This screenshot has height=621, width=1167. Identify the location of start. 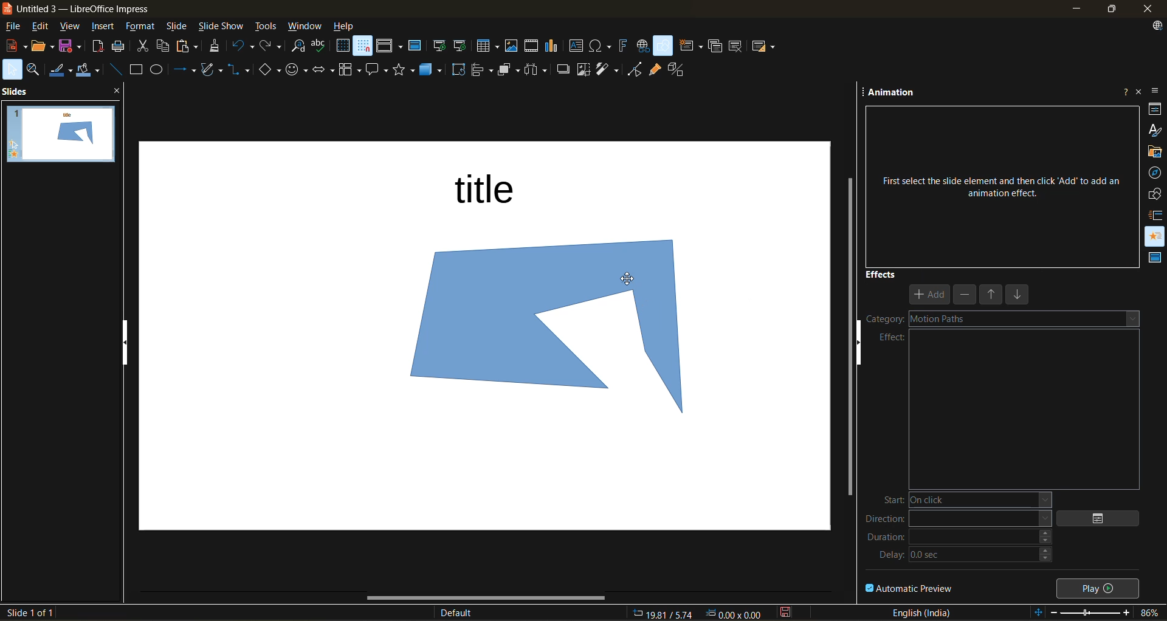
(965, 498).